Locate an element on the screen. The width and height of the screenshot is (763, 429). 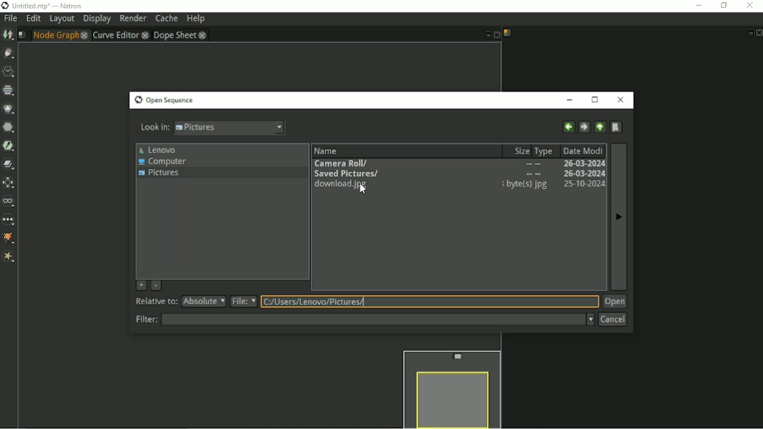
Next is located at coordinates (619, 221).